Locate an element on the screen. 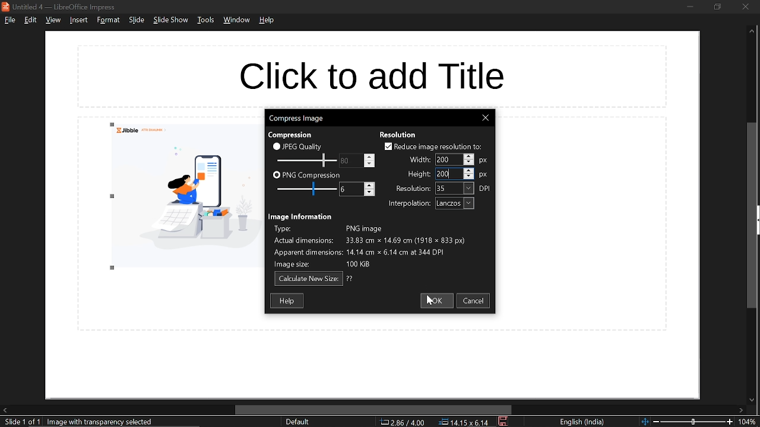 This screenshot has width=760, height=427. current zoom is located at coordinates (749, 422).